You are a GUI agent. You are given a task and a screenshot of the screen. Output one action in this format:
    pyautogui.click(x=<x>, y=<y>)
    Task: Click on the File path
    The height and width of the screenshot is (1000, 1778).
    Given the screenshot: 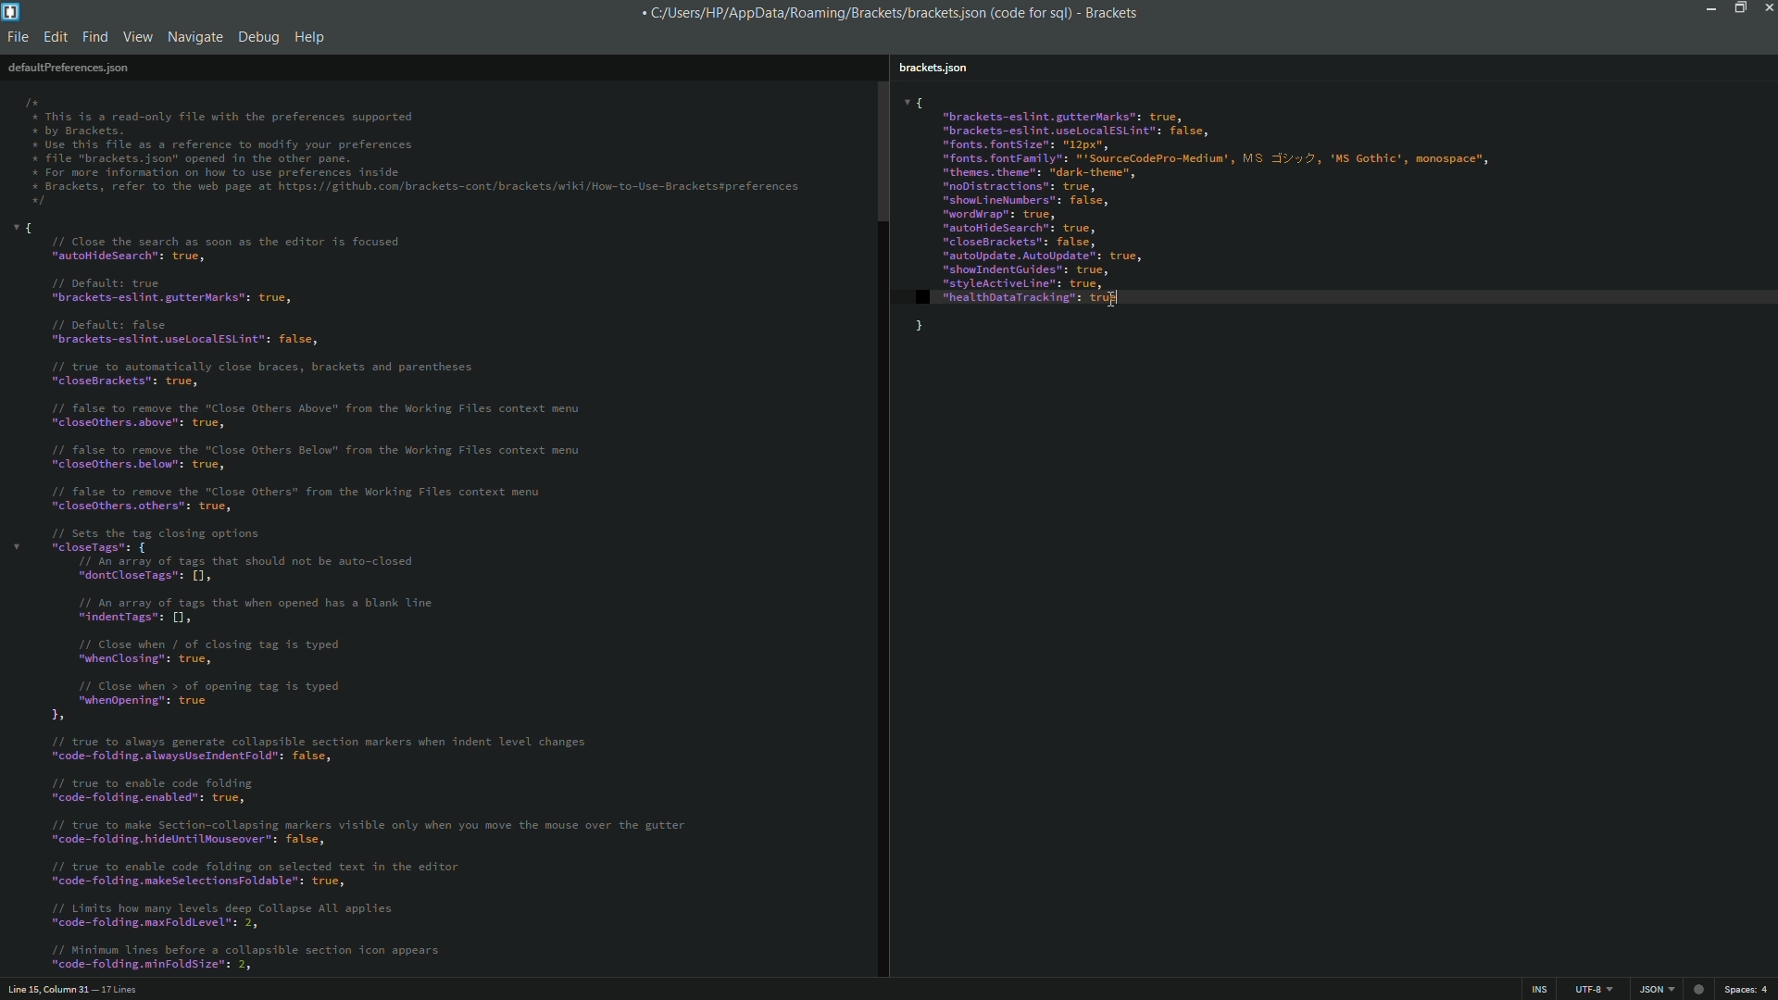 What is the action you would take?
    pyautogui.click(x=851, y=12)
    